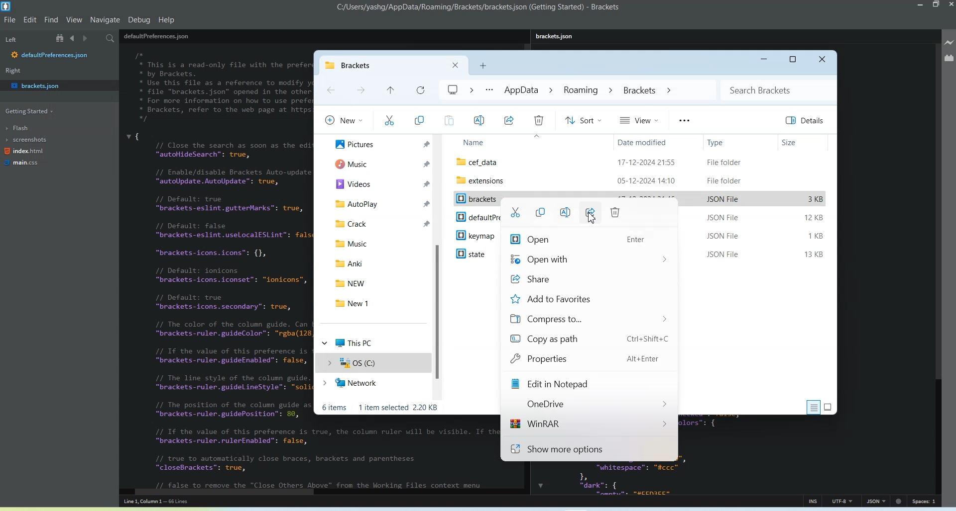  I want to click on Minimize, so click(922, 5).